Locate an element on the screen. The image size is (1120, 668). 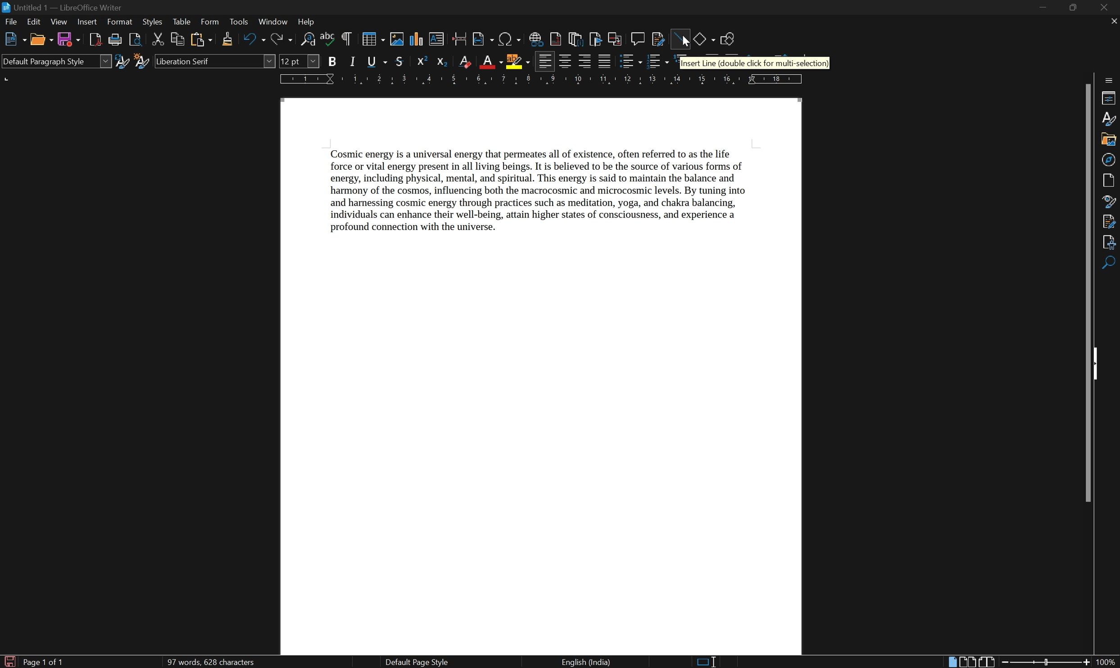
page is located at coordinates (1111, 180).